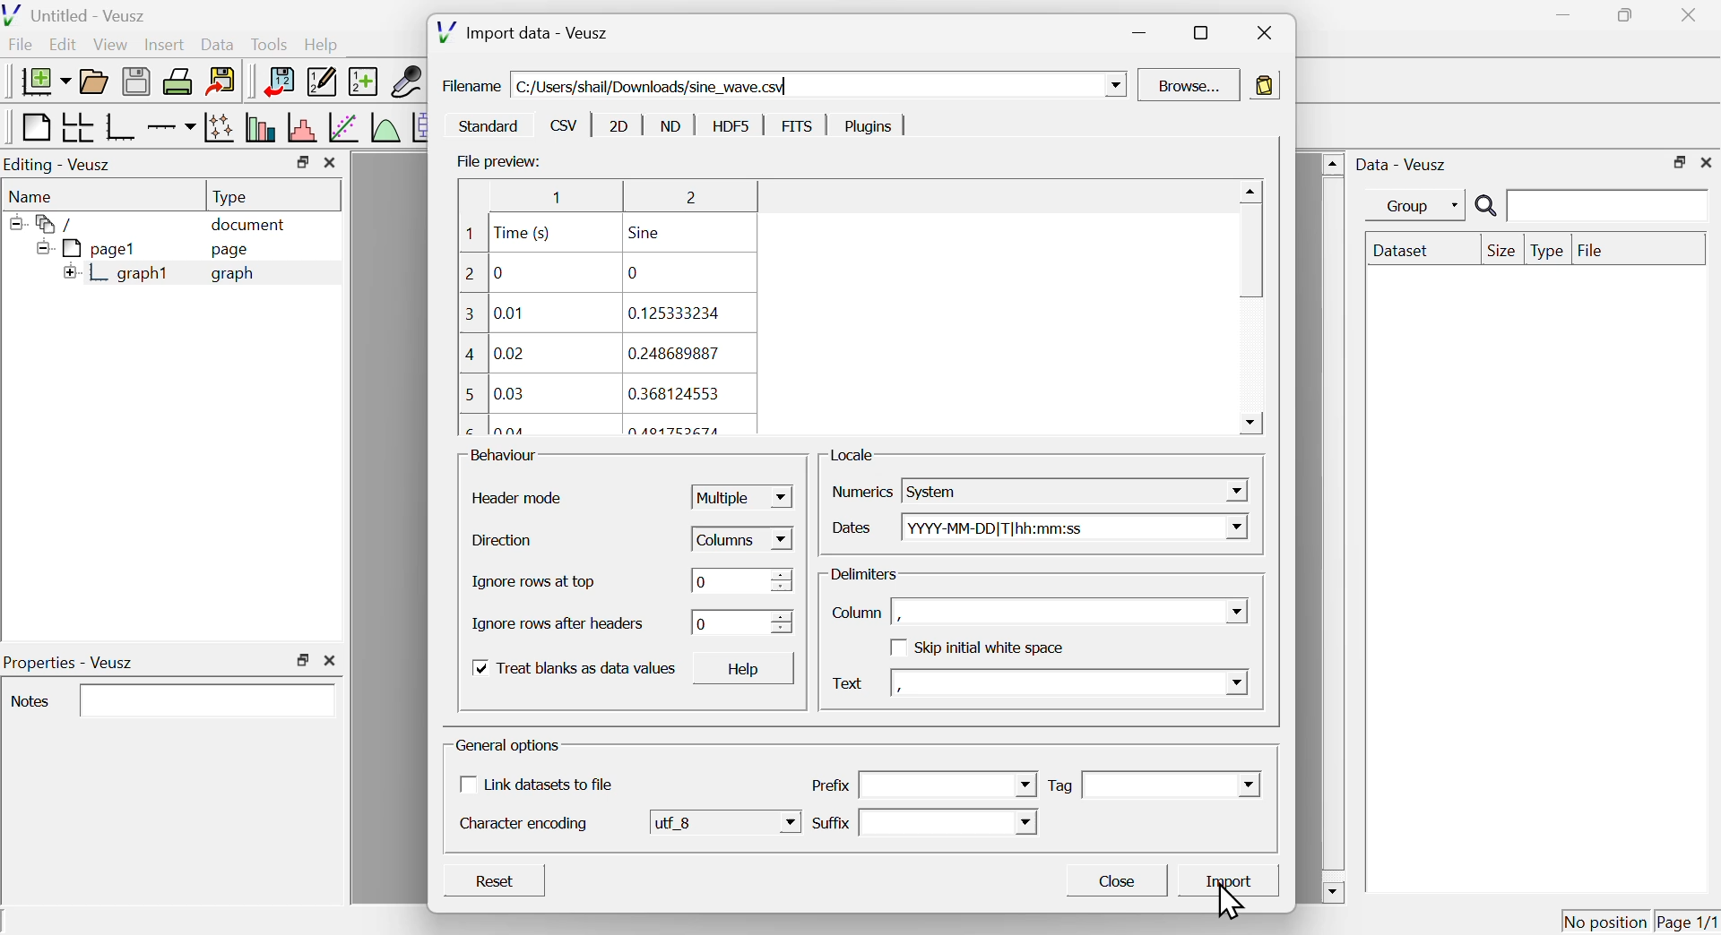 Image resolution: width=1721 pixels, height=935 pixels. What do you see at coordinates (300, 127) in the screenshot?
I see `histogram of a dataset` at bounding box center [300, 127].